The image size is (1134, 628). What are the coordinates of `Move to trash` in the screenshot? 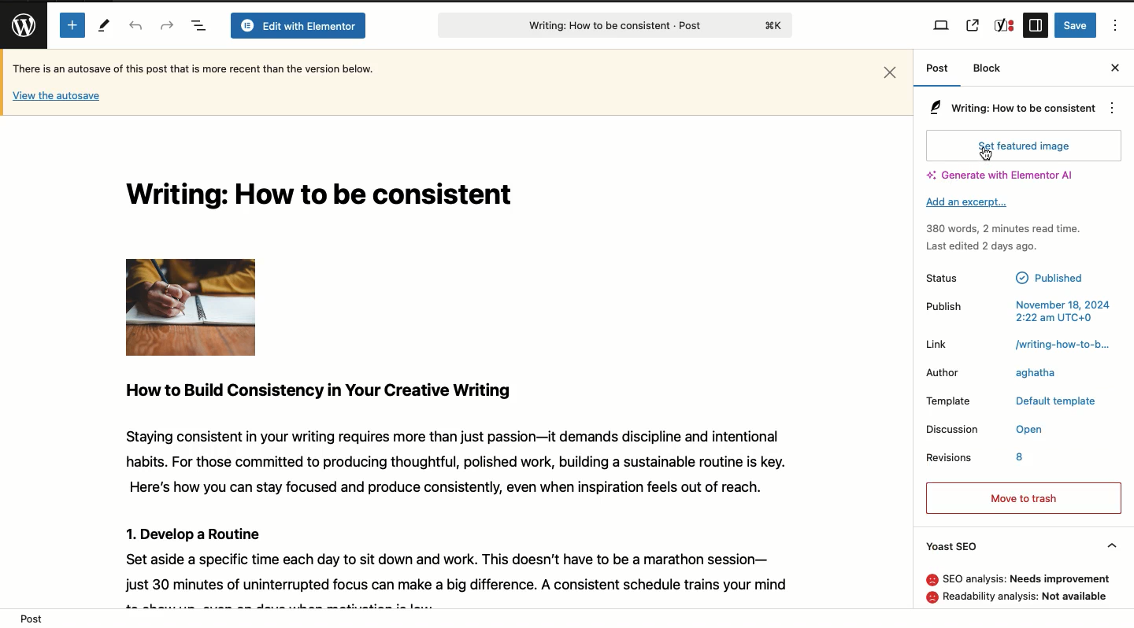 It's located at (1024, 498).